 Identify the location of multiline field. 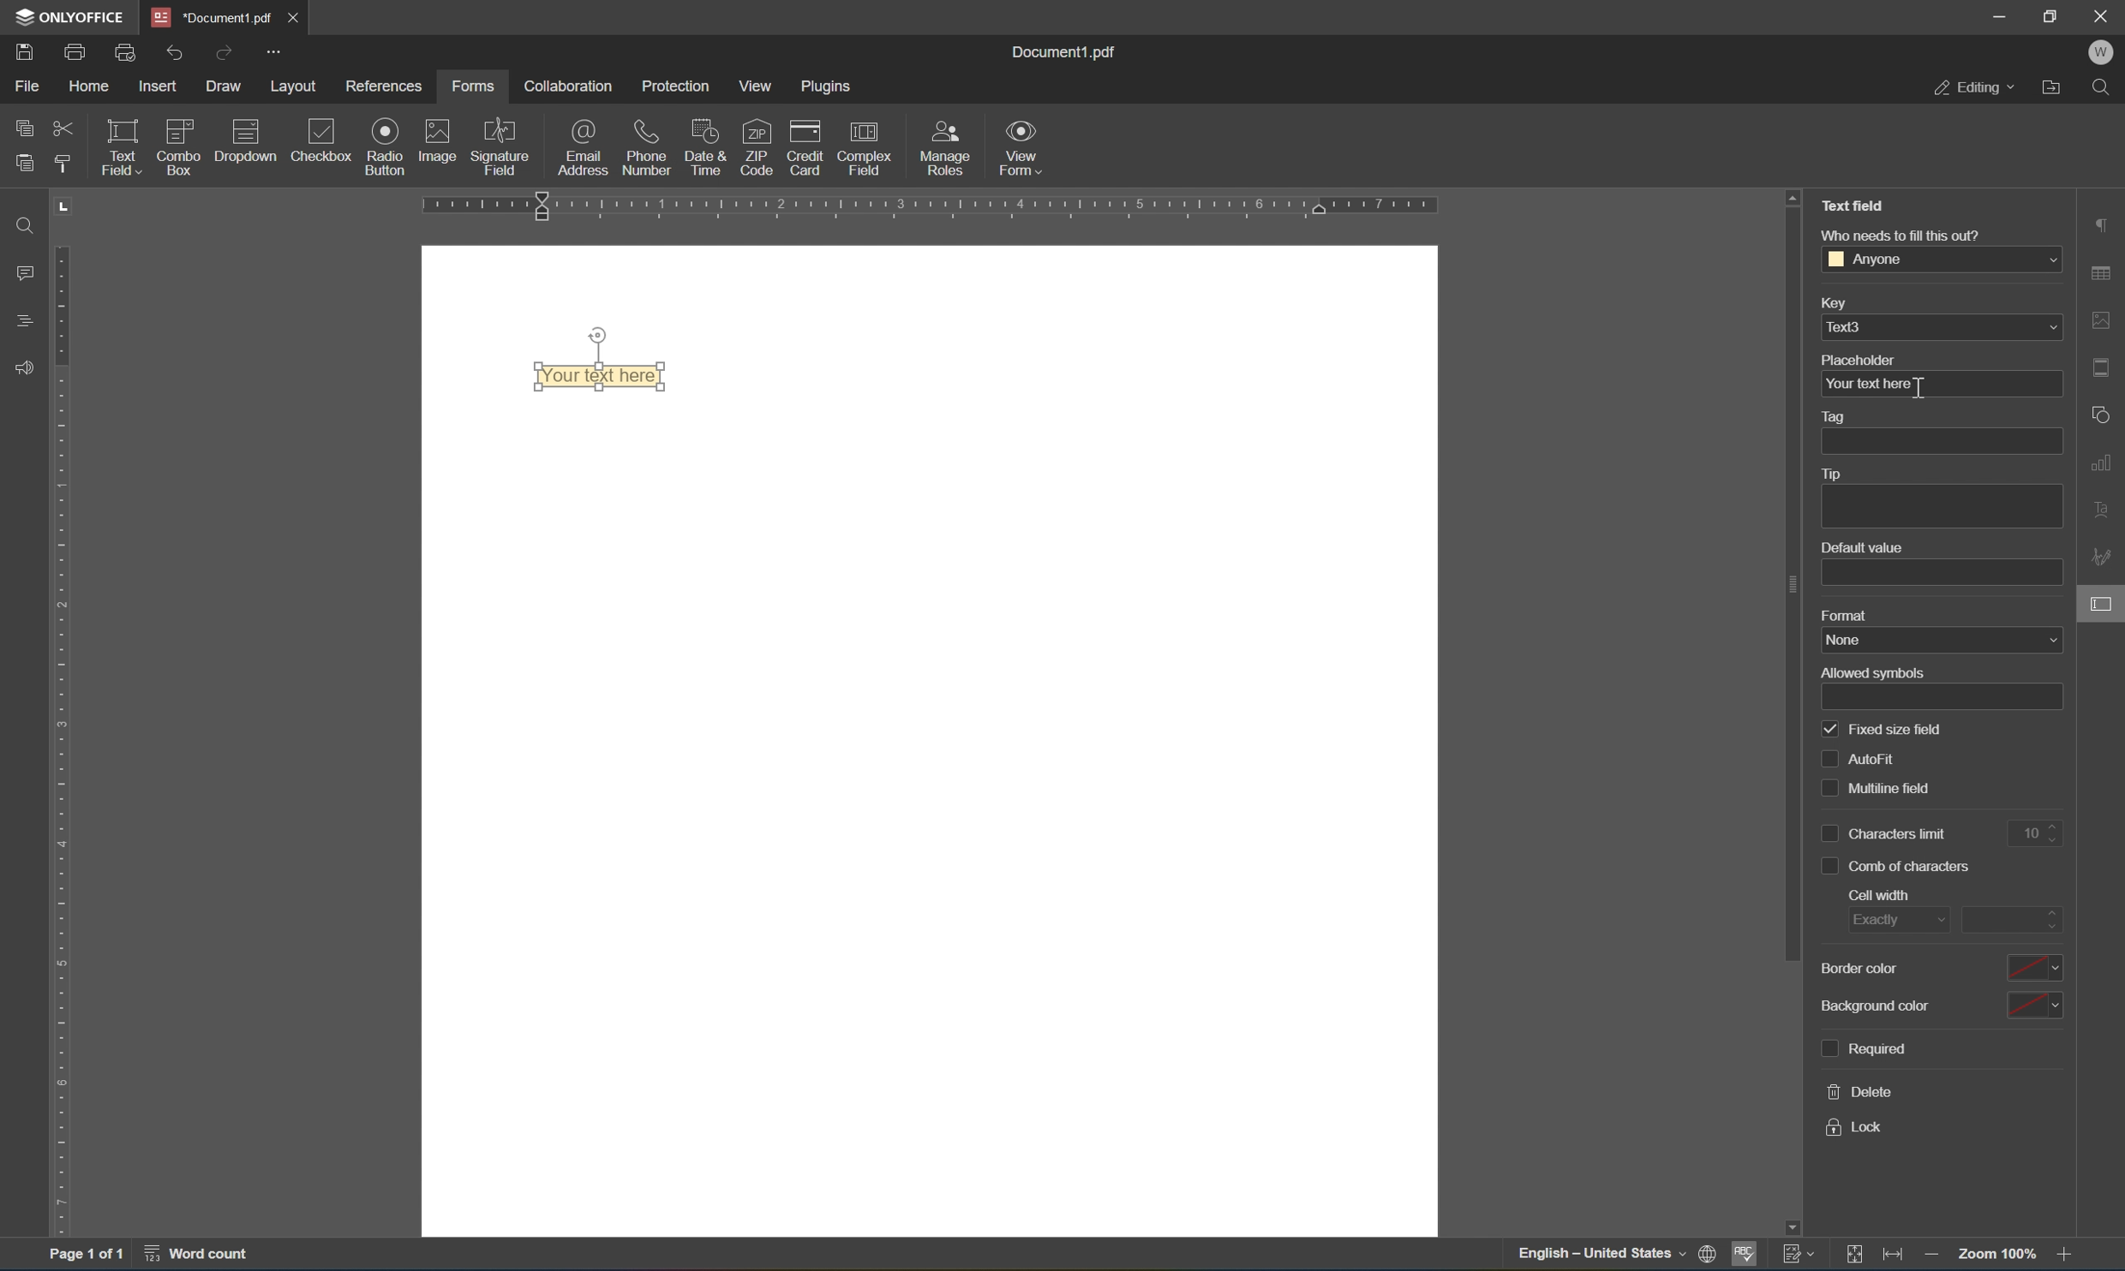
(1874, 788).